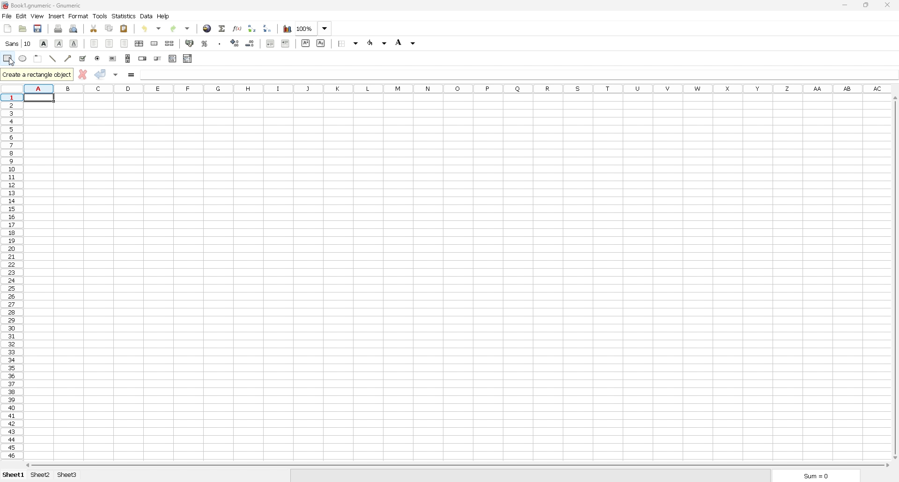 The height and width of the screenshot is (482, 899). What do you see at coordinates (124, 44) in the screenshot?
I see `right align` at bounding box center [124, 44].